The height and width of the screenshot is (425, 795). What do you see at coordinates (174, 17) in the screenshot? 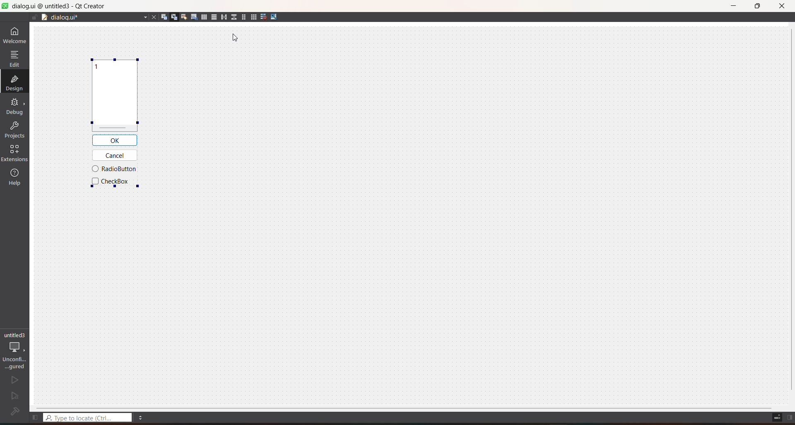
I see `edit signals` at bounding box center [174, 17].